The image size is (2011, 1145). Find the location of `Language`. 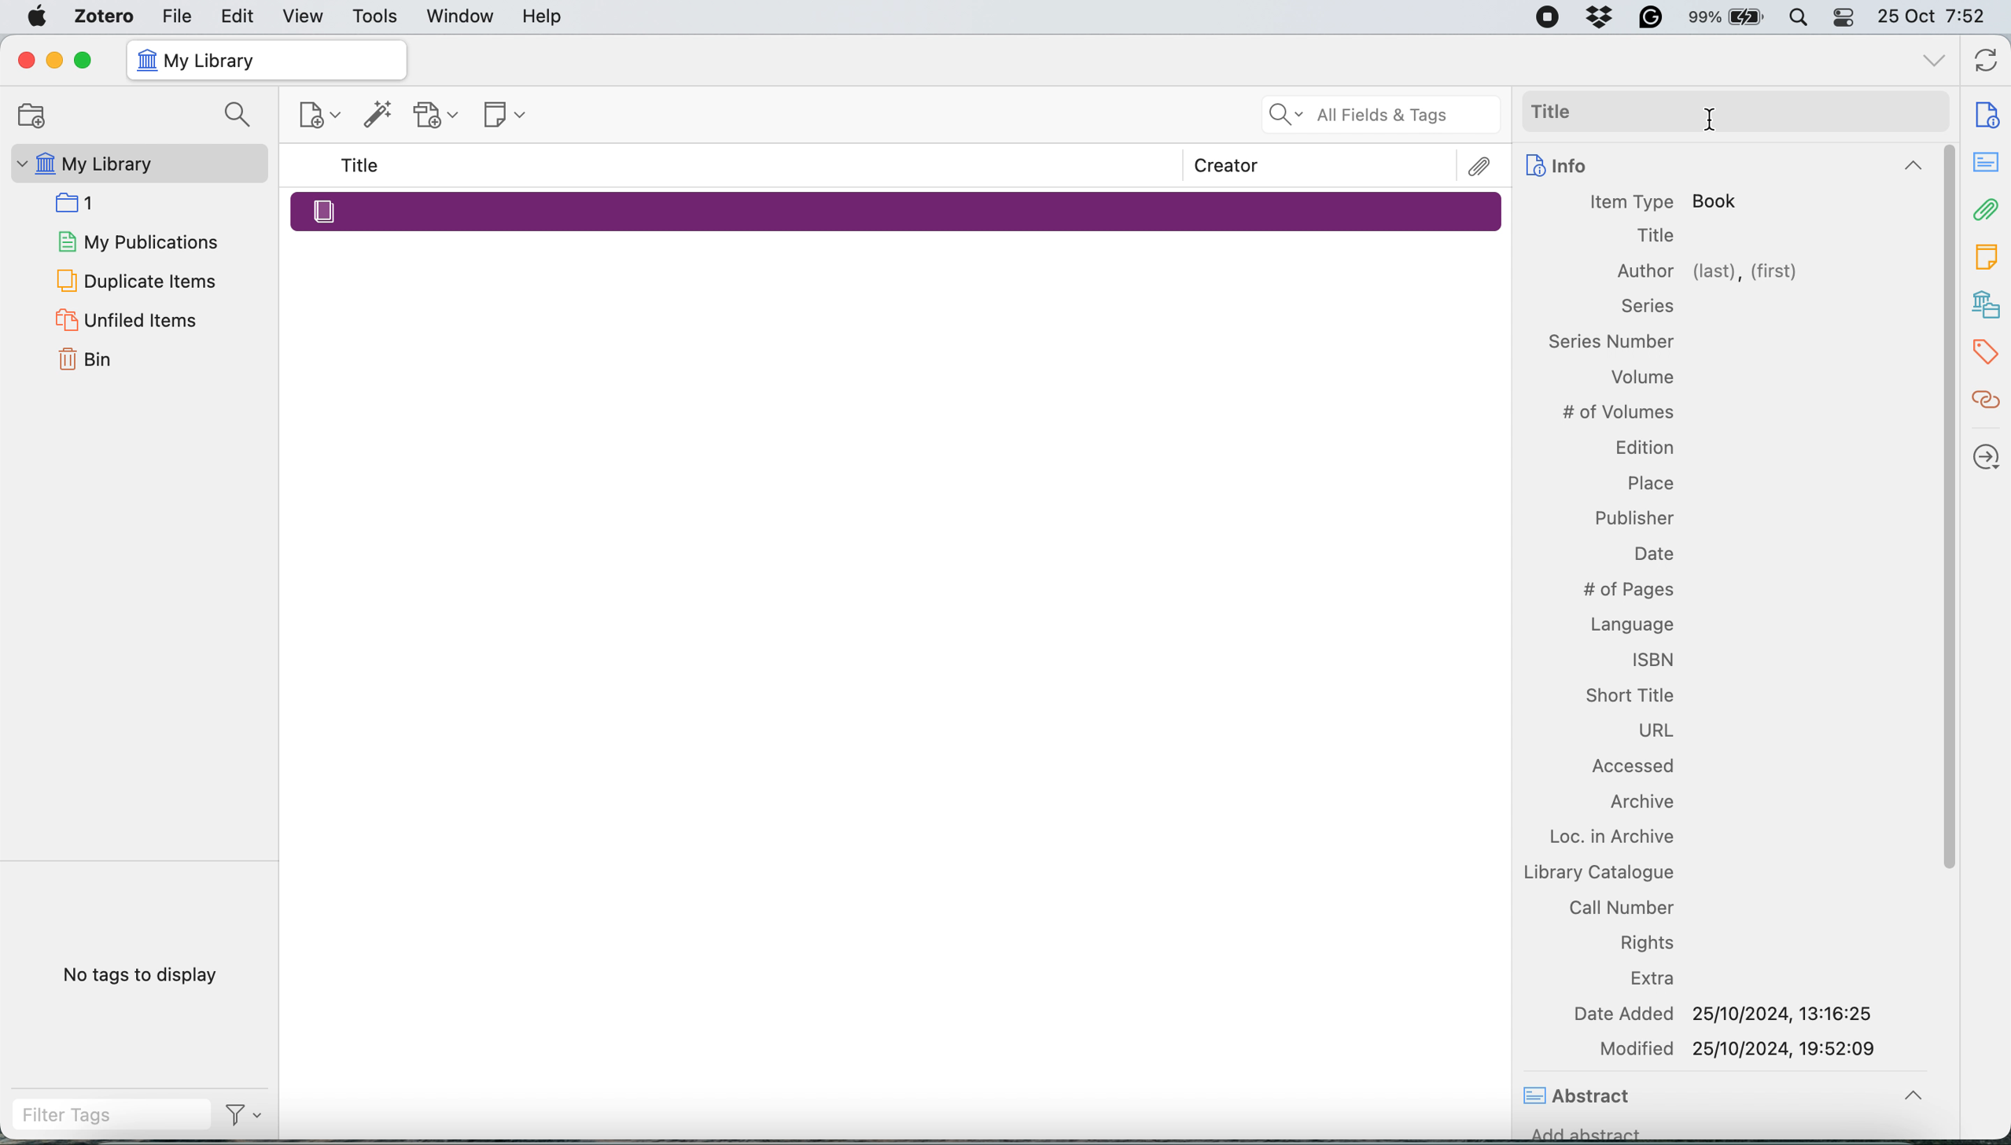

Language is located at coordinates (1631, 621).